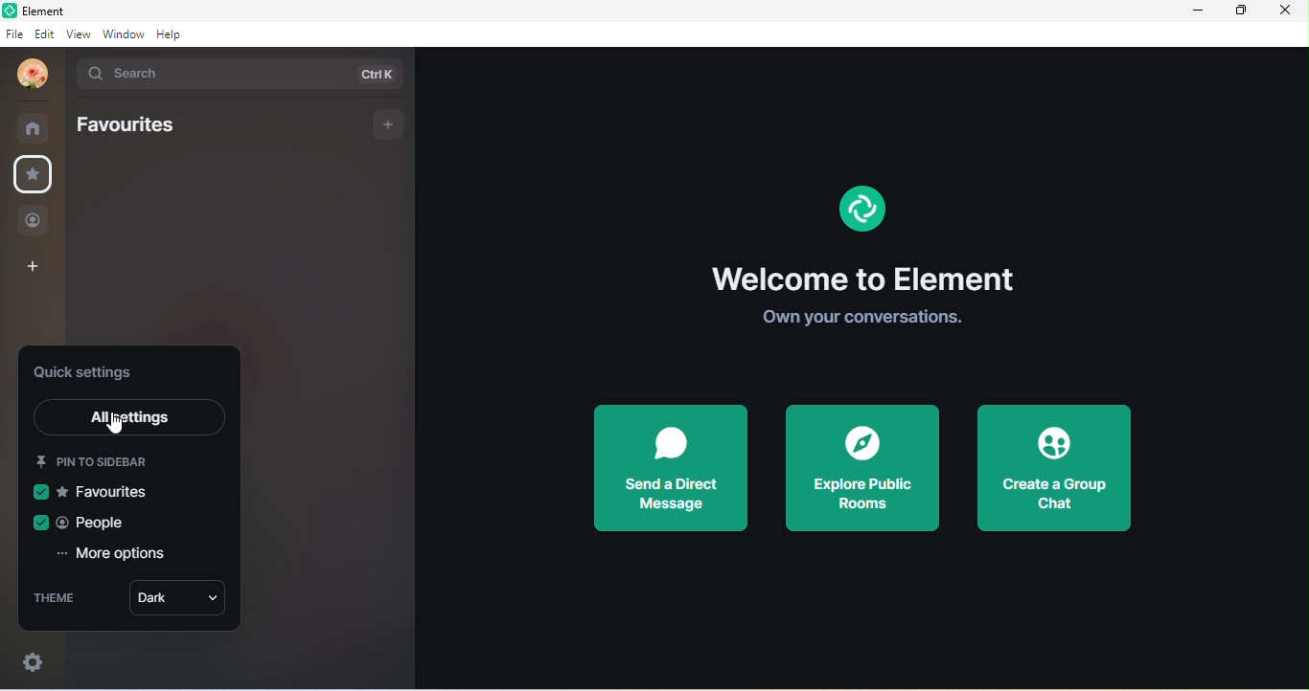 Image resolution: width=1309 pixels, height=691 pixels. Describe the element at coordinates (91, 521) in the screenshot. I see `people` at that location.